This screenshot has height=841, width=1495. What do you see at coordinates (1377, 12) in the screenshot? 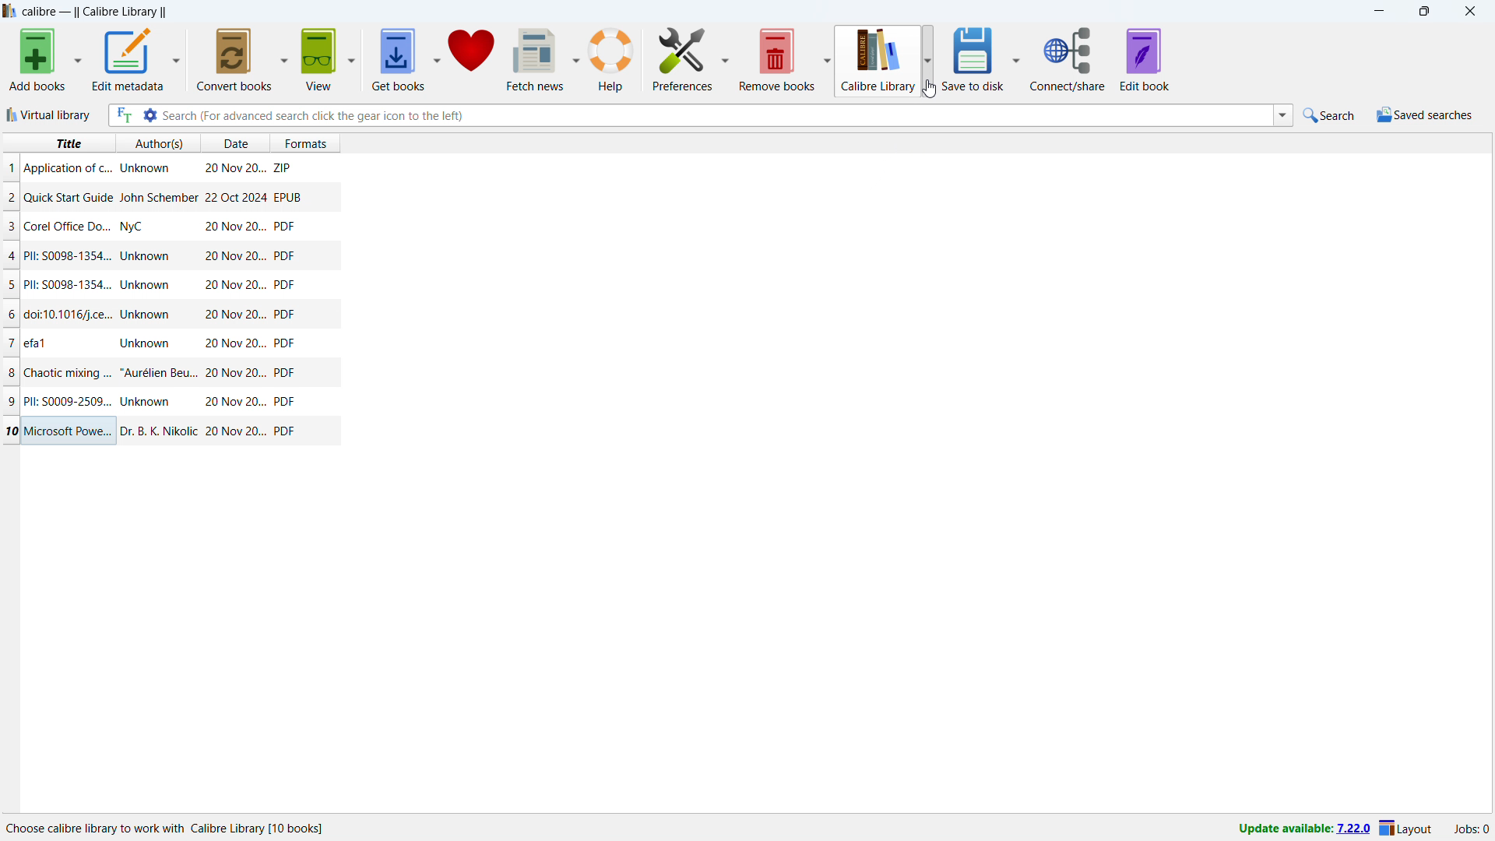
I see `minimize` at bounding box center [1377, 12].